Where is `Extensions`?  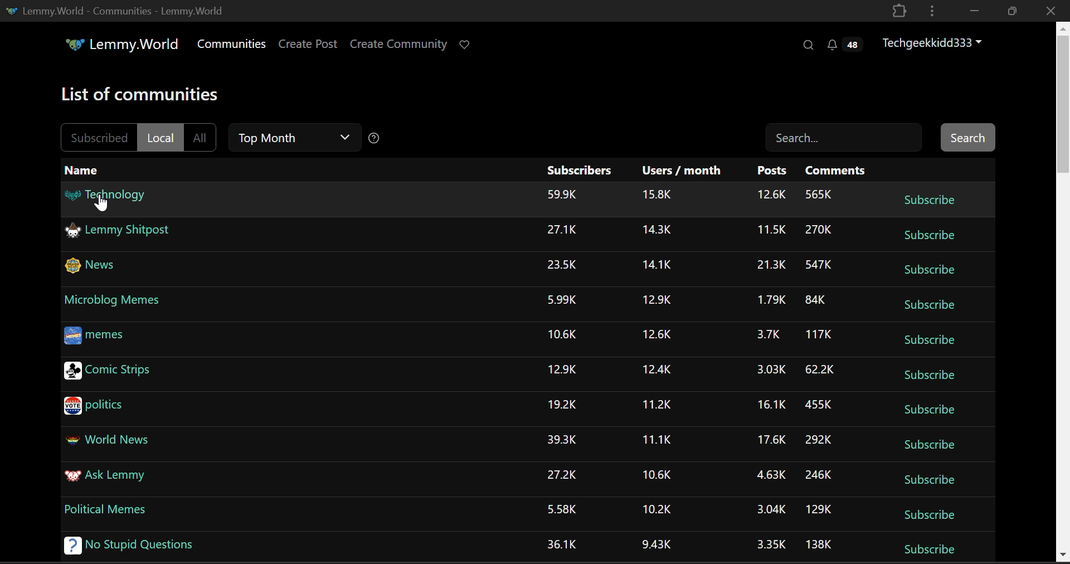 Extensions is located at coordinates (899, 12).